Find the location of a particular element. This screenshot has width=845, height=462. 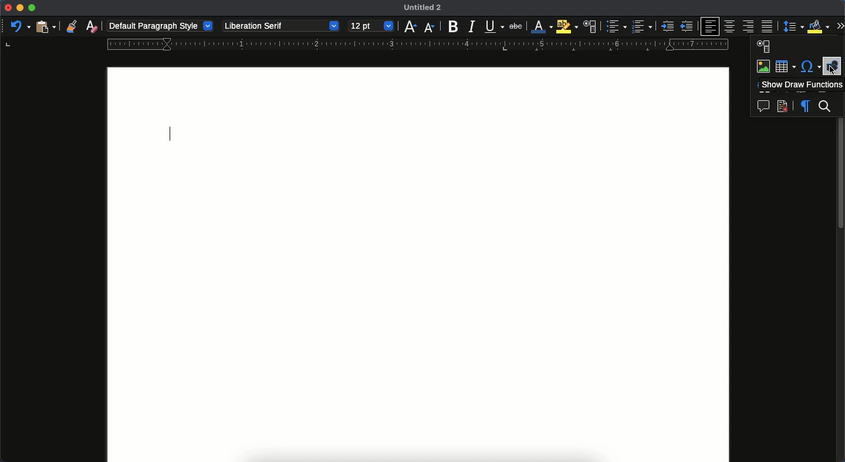

left align is located at coordinates (710, 26).